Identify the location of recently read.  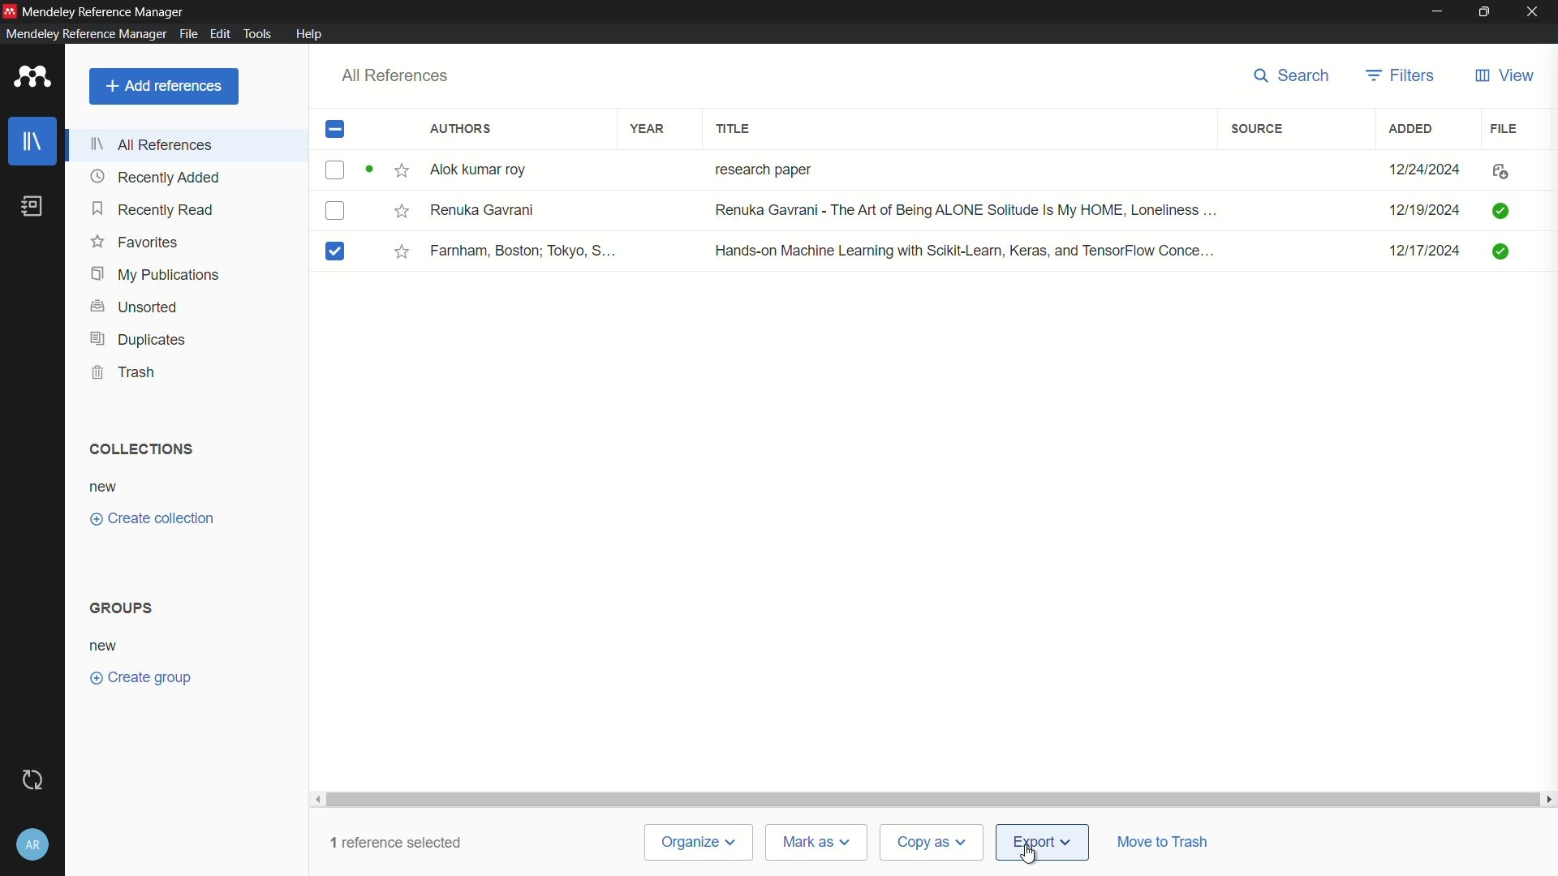
(153, 208).